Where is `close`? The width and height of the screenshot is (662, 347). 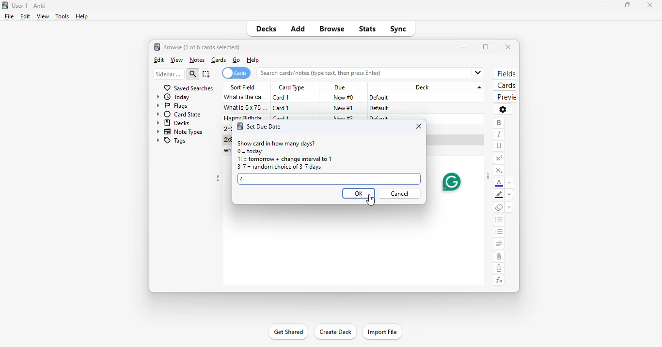 close is located at coordinates (419, 126).